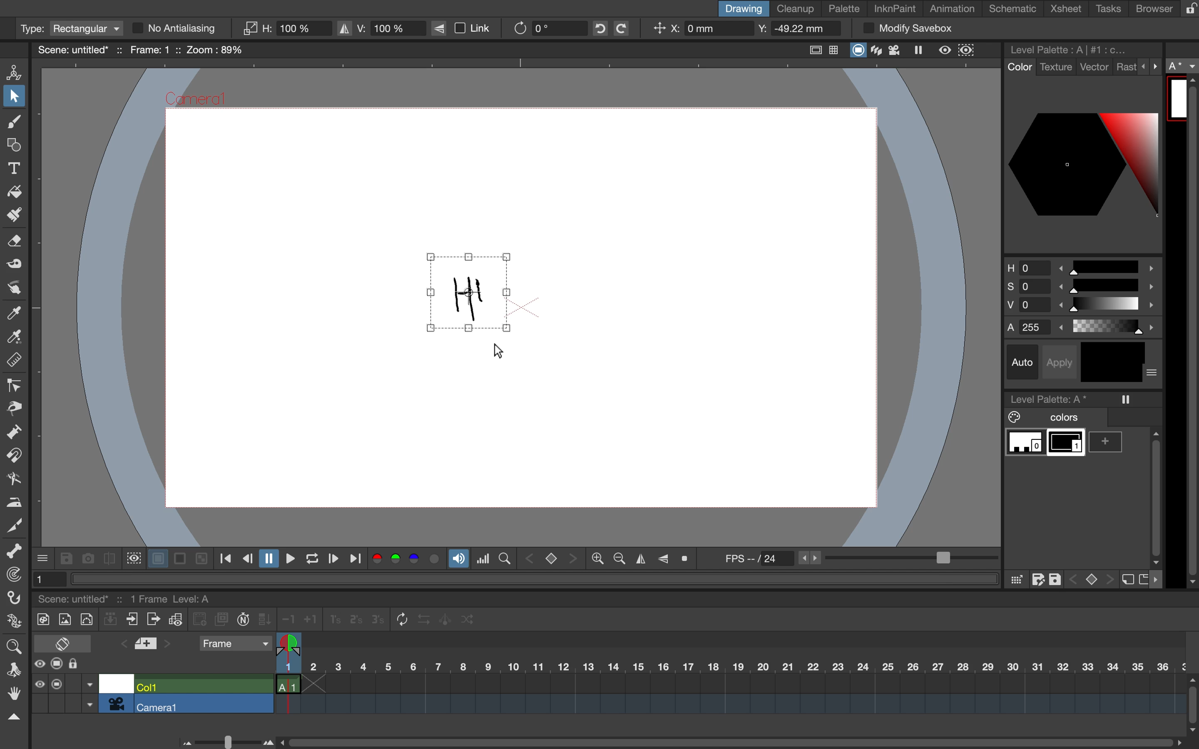 This screenshot has width=1199, height=749. I want to click on geometric tool, so click(14, 146).